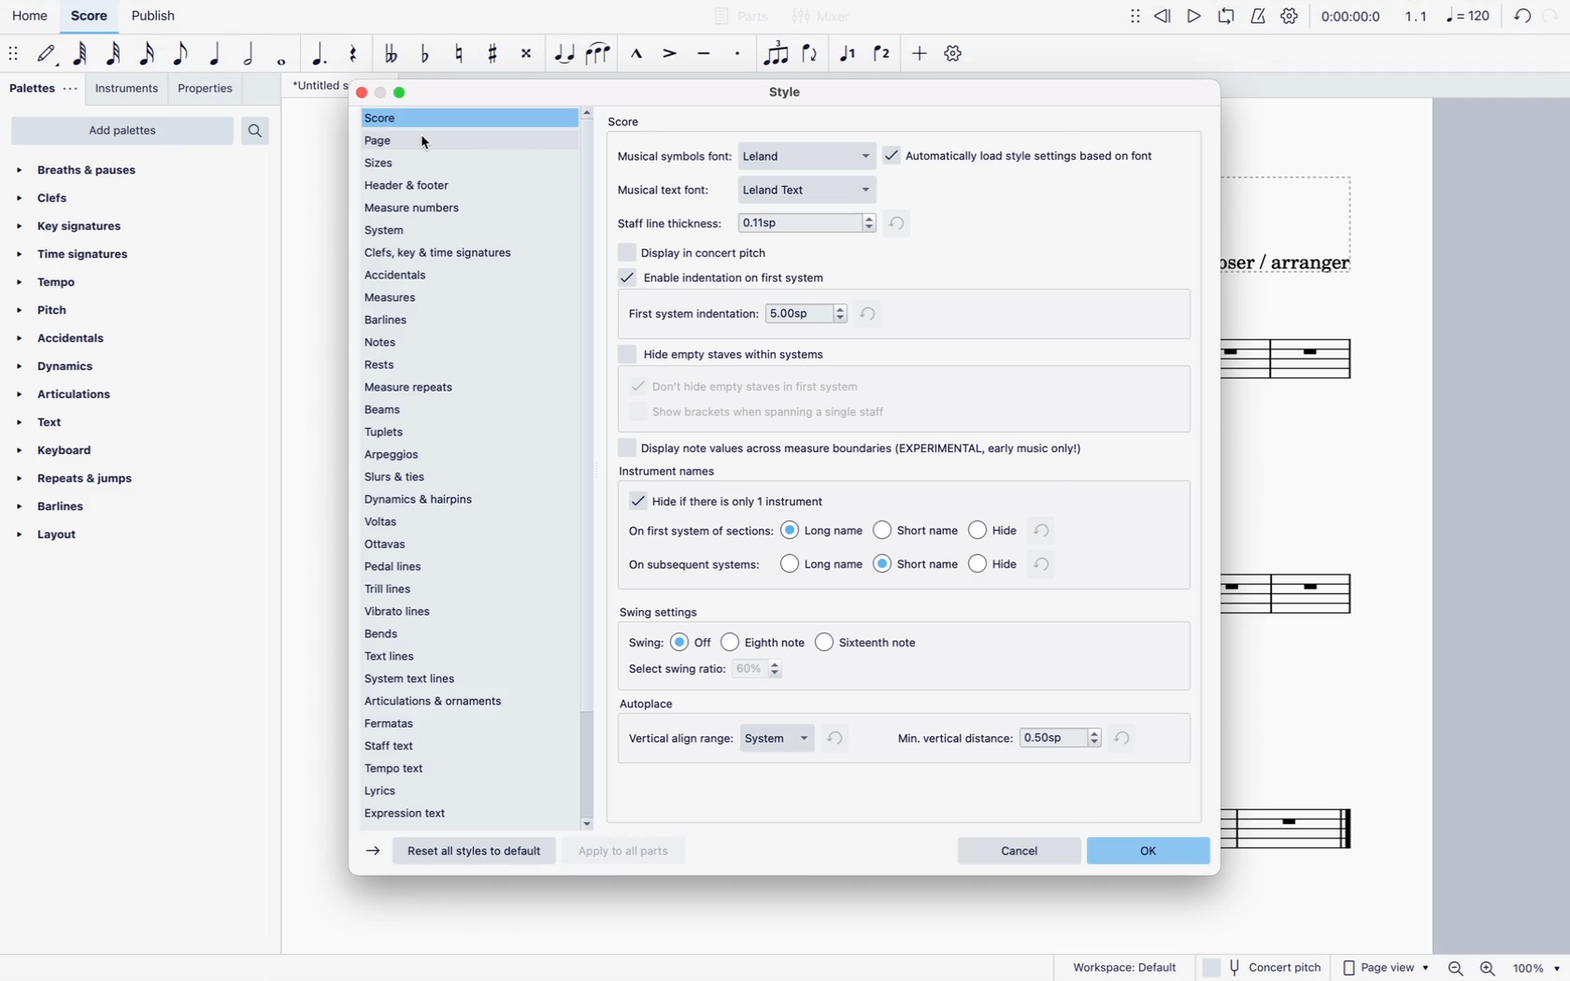 Image resolution: width=1570 pixels, height=981 pixels. Describe the element at coordinates (51, 309) in the screenshot. I see `pitch` at that location.